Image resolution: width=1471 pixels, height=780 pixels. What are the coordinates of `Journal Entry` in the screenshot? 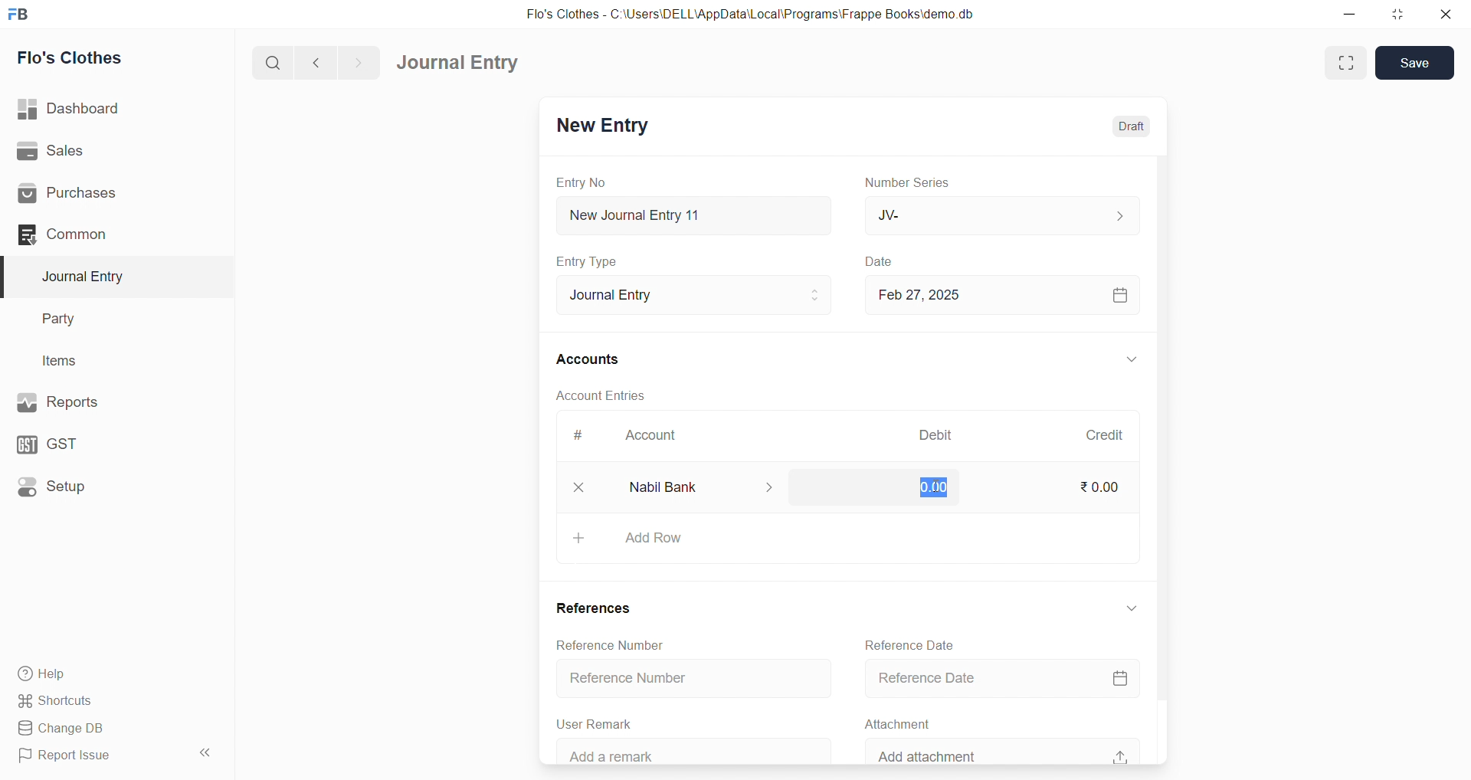 It's located at (458, 62).